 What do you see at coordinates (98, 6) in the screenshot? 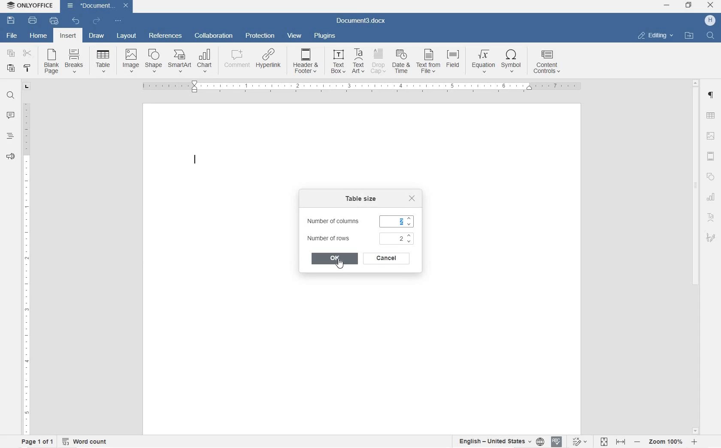
I see `Document3.docx` at bounding box center [98, 6].